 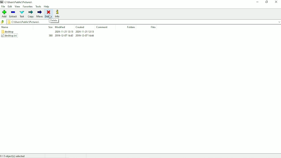 What do you see at coordinates (22, 14) in the screenshot?
I see `Test` at bounding box center [22, 14].